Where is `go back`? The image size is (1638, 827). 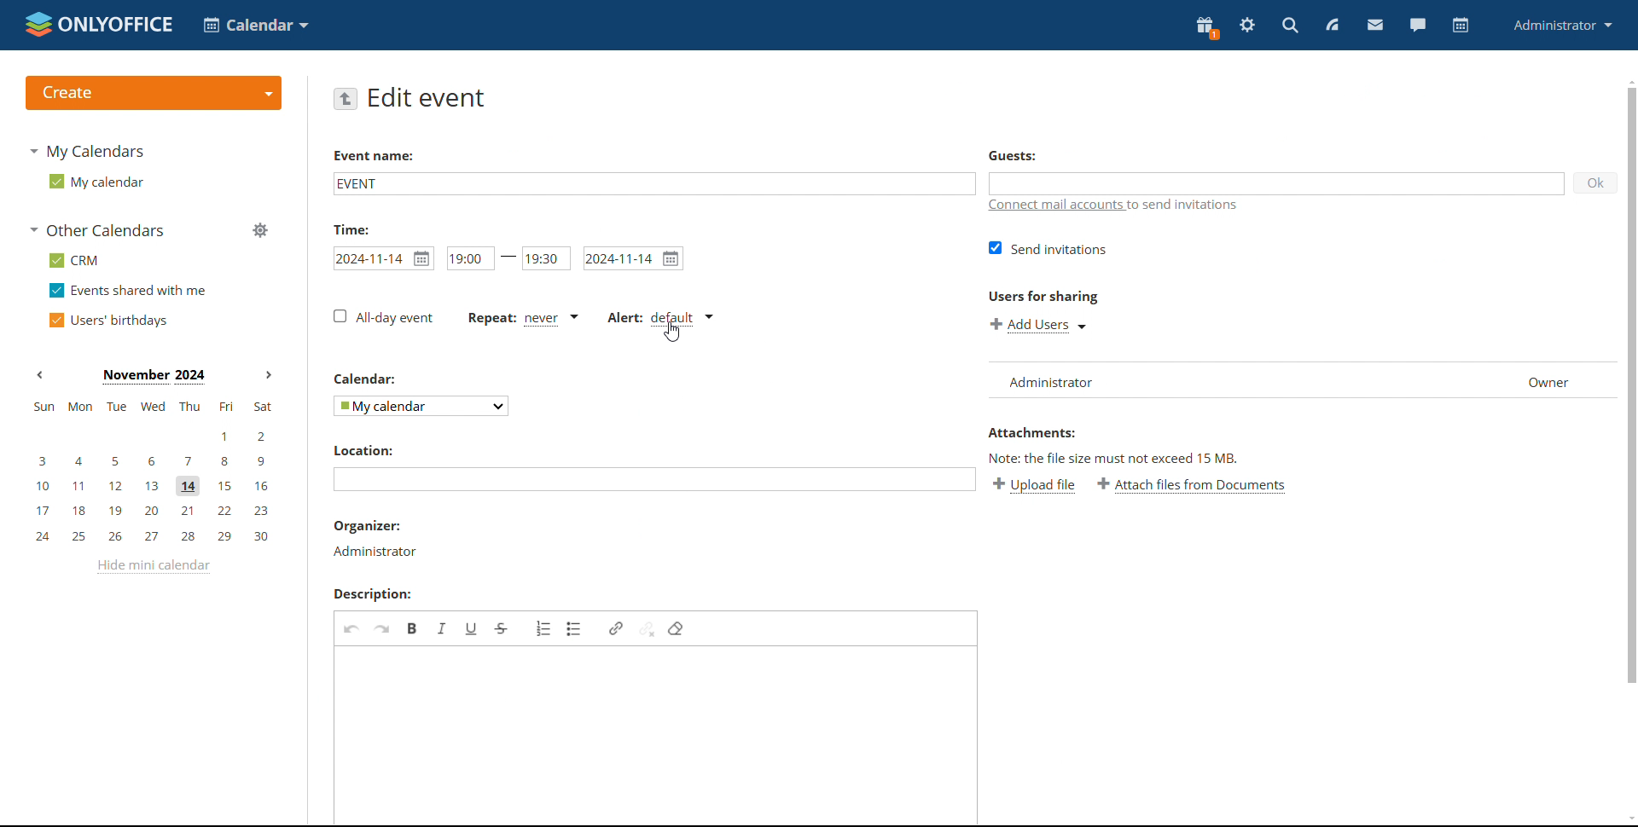
go back is located at coordinates (346, 98).